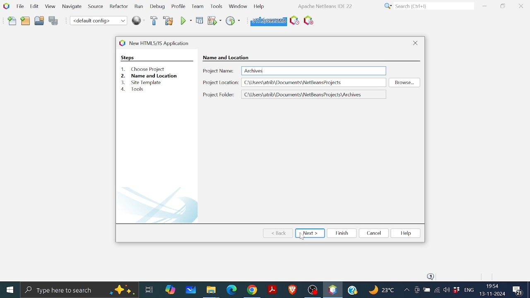 The width and height of the screenshot is (530, 298). I want to click on Help, so click(259, 6).